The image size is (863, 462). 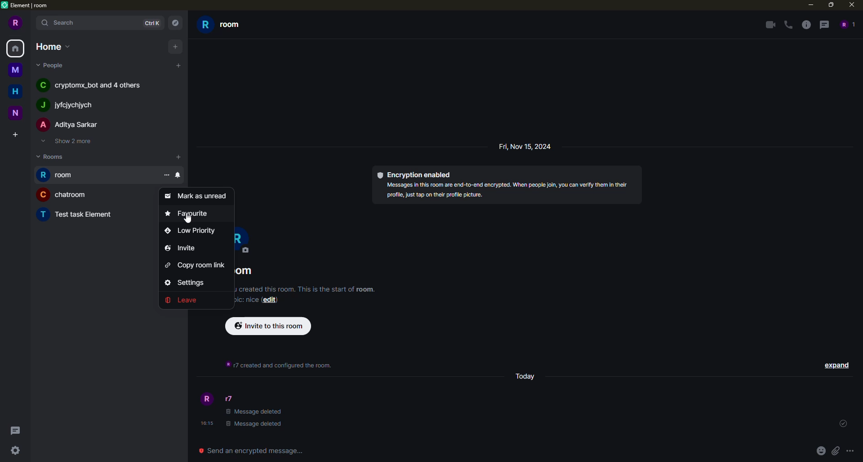 What do you see at coordinates (254, 425) in the screenshot?
I see `8 Message deleted` at bounding box center [254, 425].